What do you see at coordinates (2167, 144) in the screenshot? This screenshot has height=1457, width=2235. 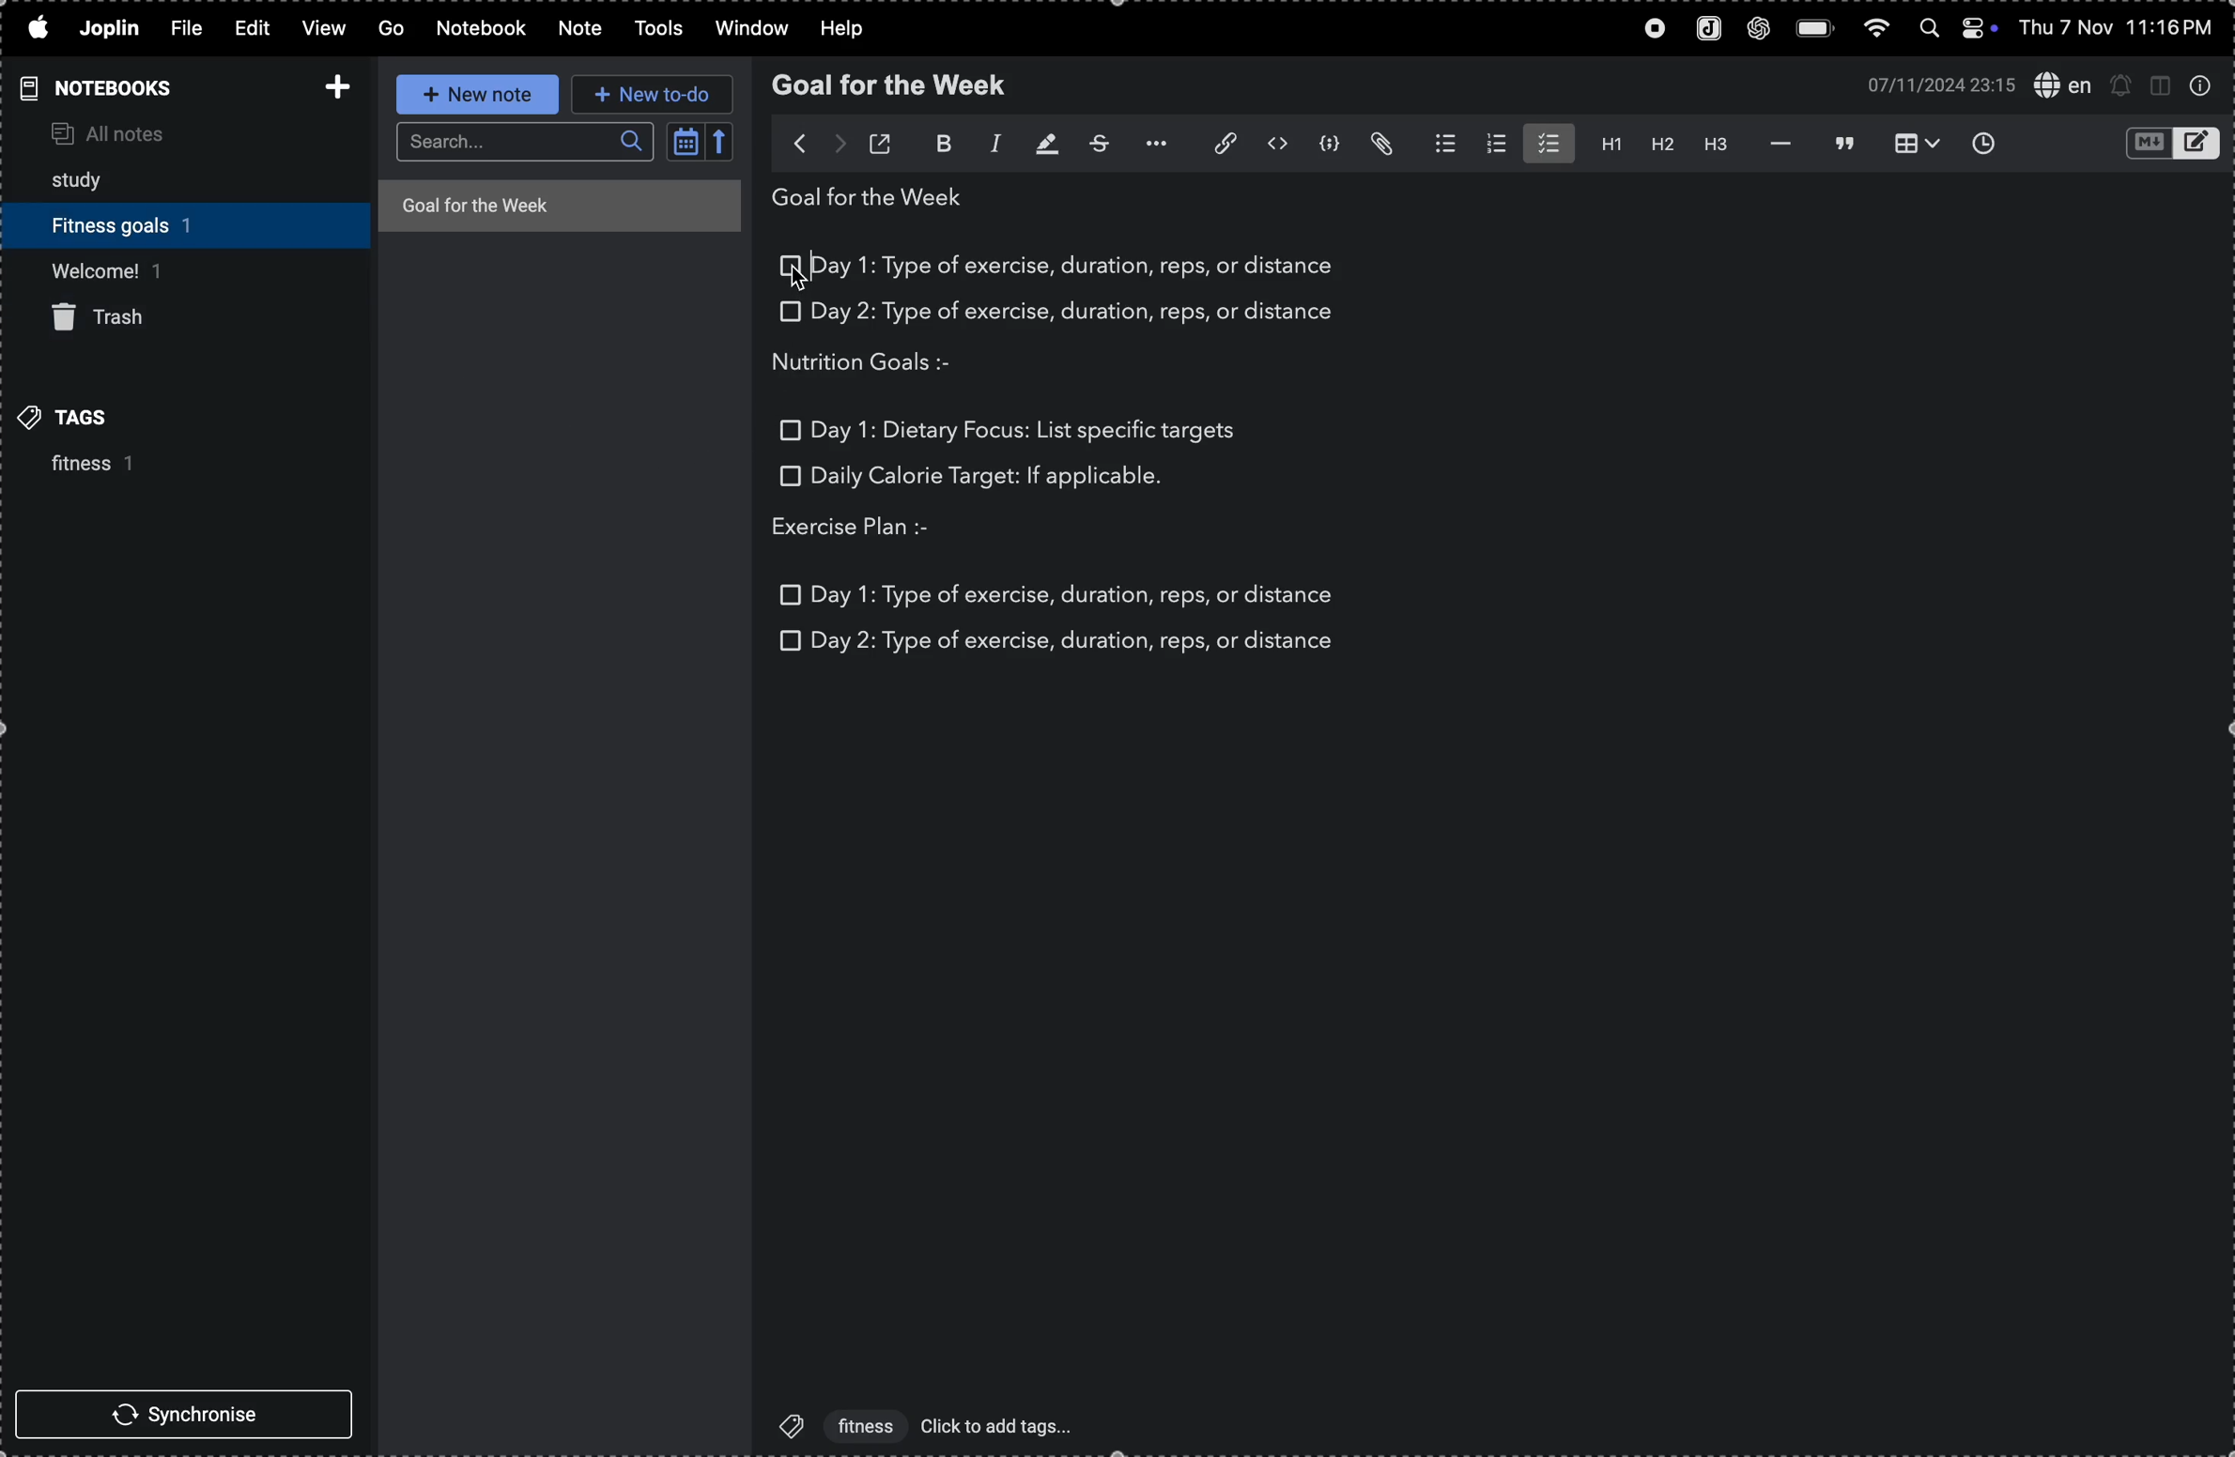 I see `toggle editors` at bounding box center [2167, 144].